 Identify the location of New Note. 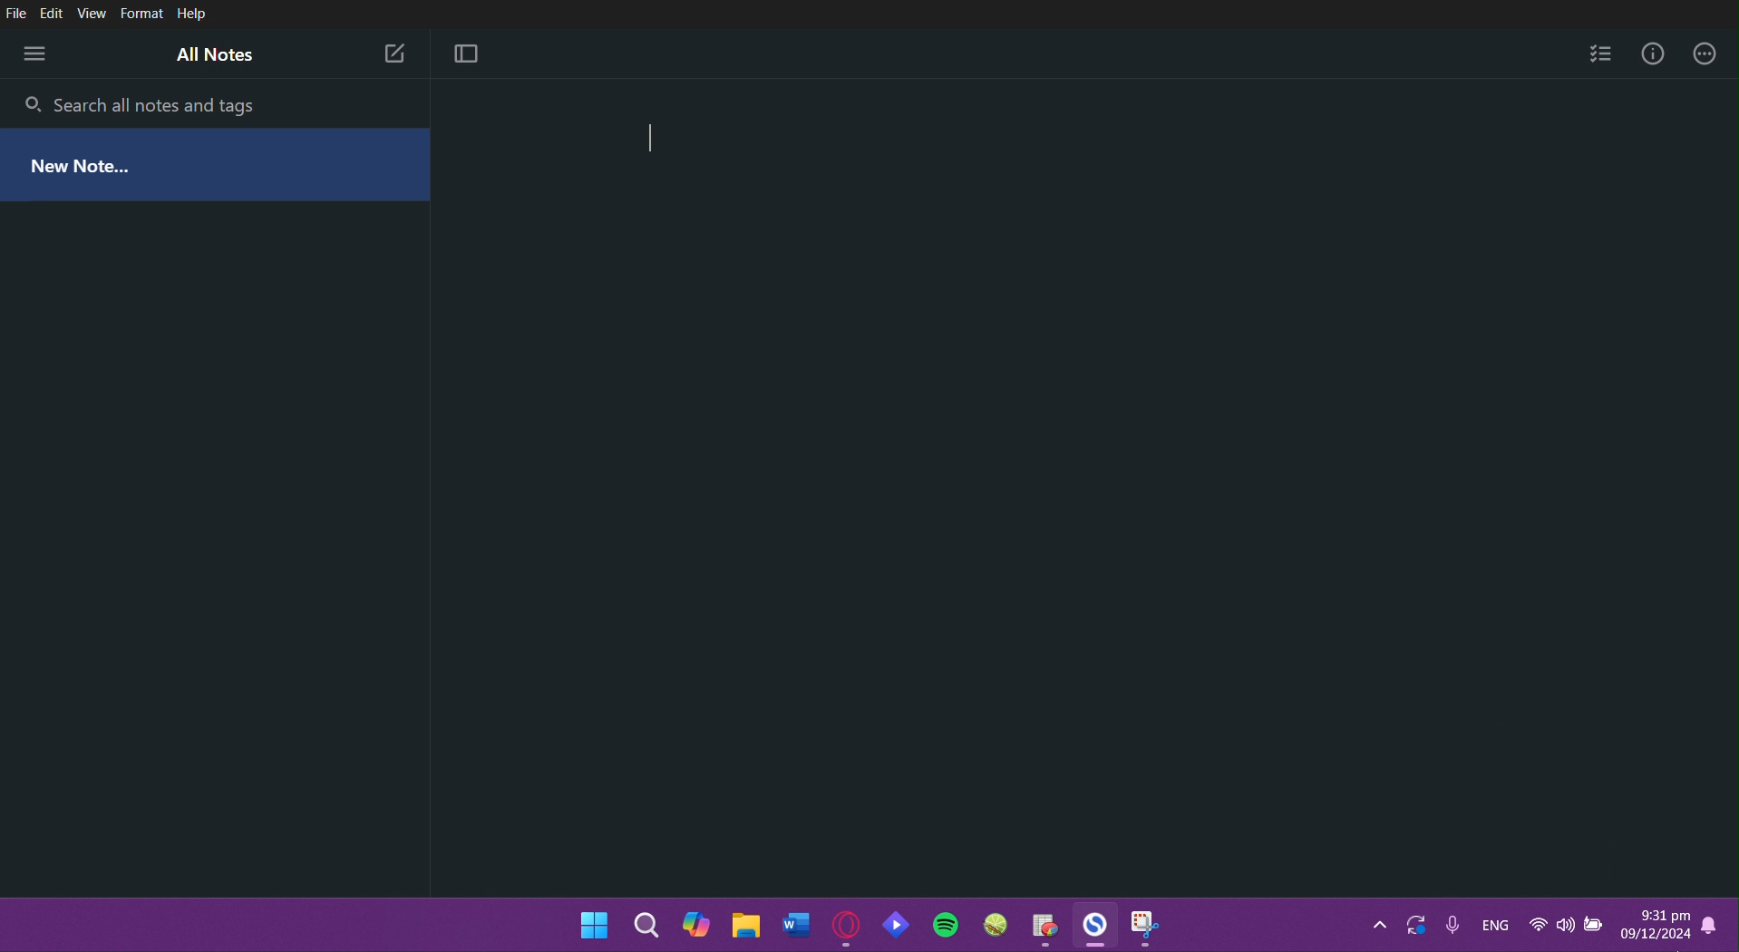
(86, 162).